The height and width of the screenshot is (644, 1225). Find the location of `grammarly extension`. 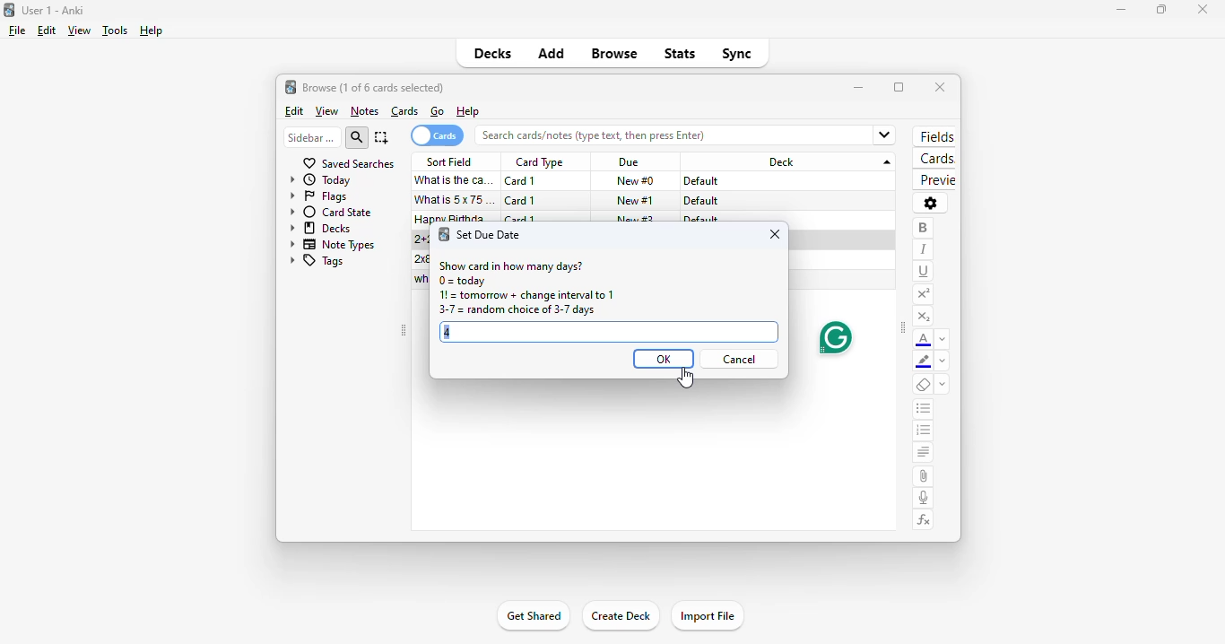

grammarly extension is located at coordinates (834, 338).